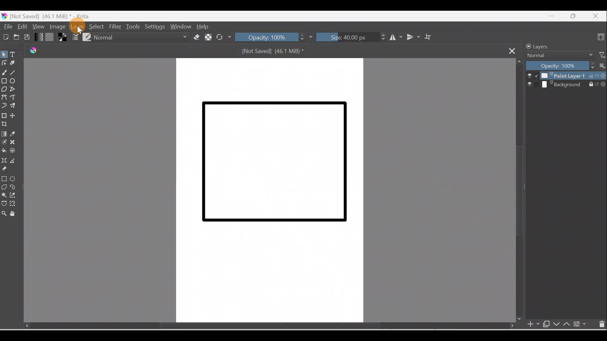  I want to click on File, so click(7, 27).